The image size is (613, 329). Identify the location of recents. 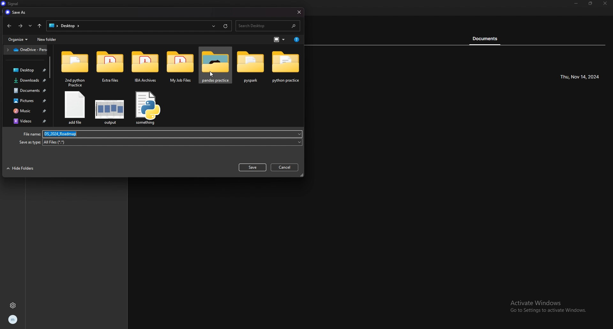
(30, 26).